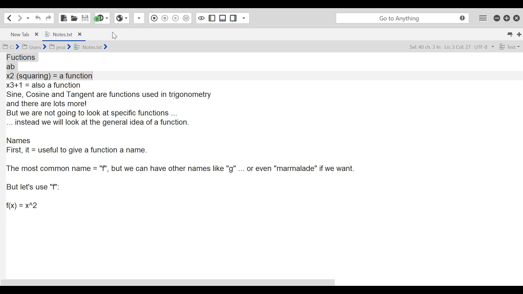 This screenshot has height=294, width=523. I want to click on Click to go back one location, so click(8, 18).